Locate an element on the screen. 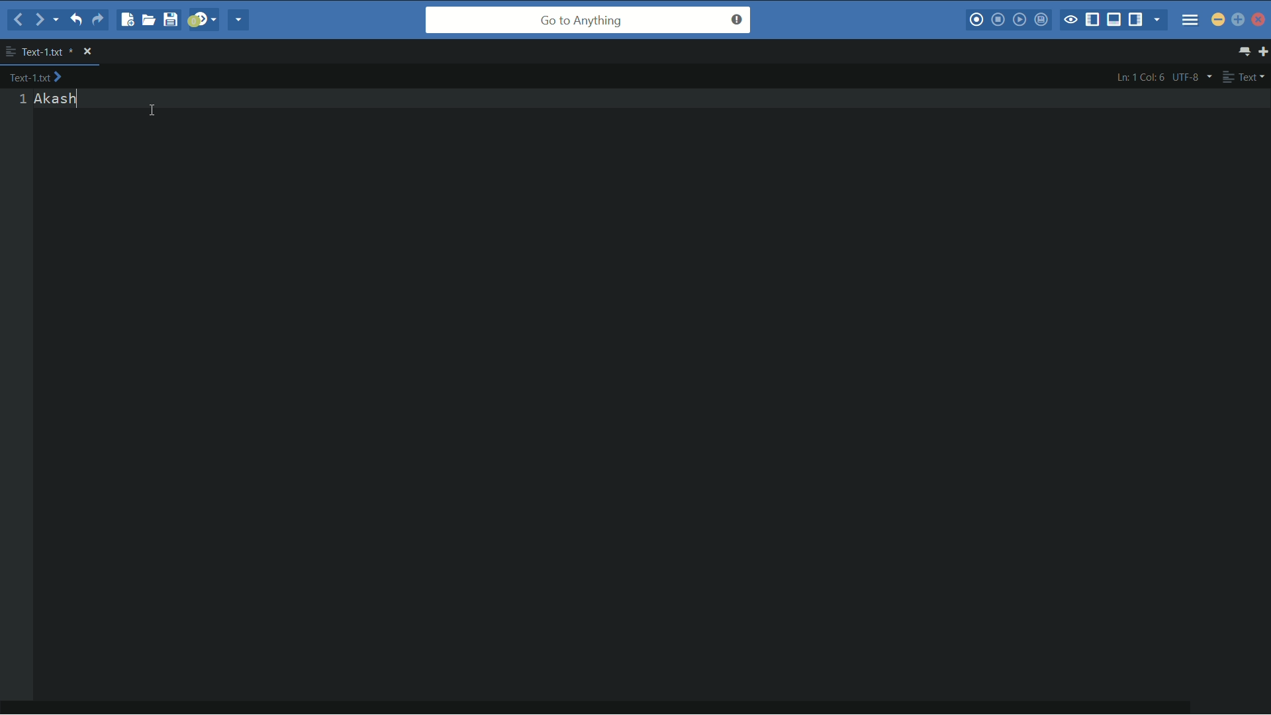 This screenshot has height=715, width=1271. minimize is located at coordinates (1218, 21).